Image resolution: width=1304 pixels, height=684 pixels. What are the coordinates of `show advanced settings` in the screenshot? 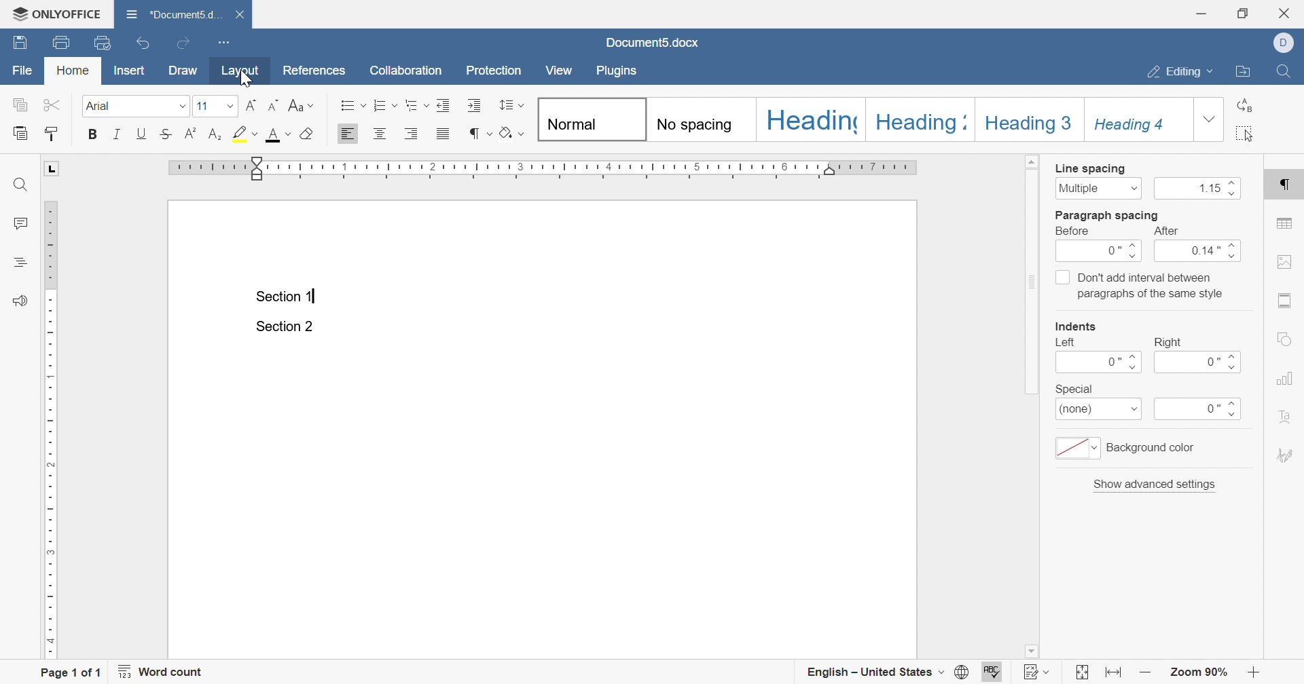 It's located at (1156, 484).